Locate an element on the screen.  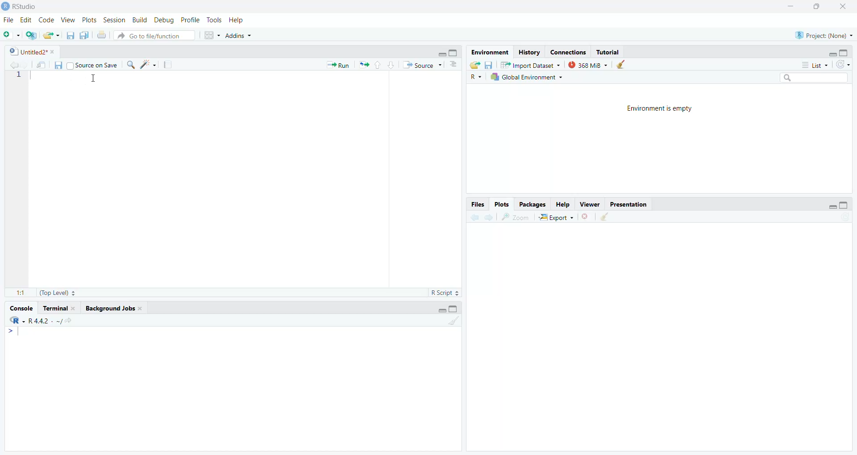
; Plots is located at coordinates (502, 205).